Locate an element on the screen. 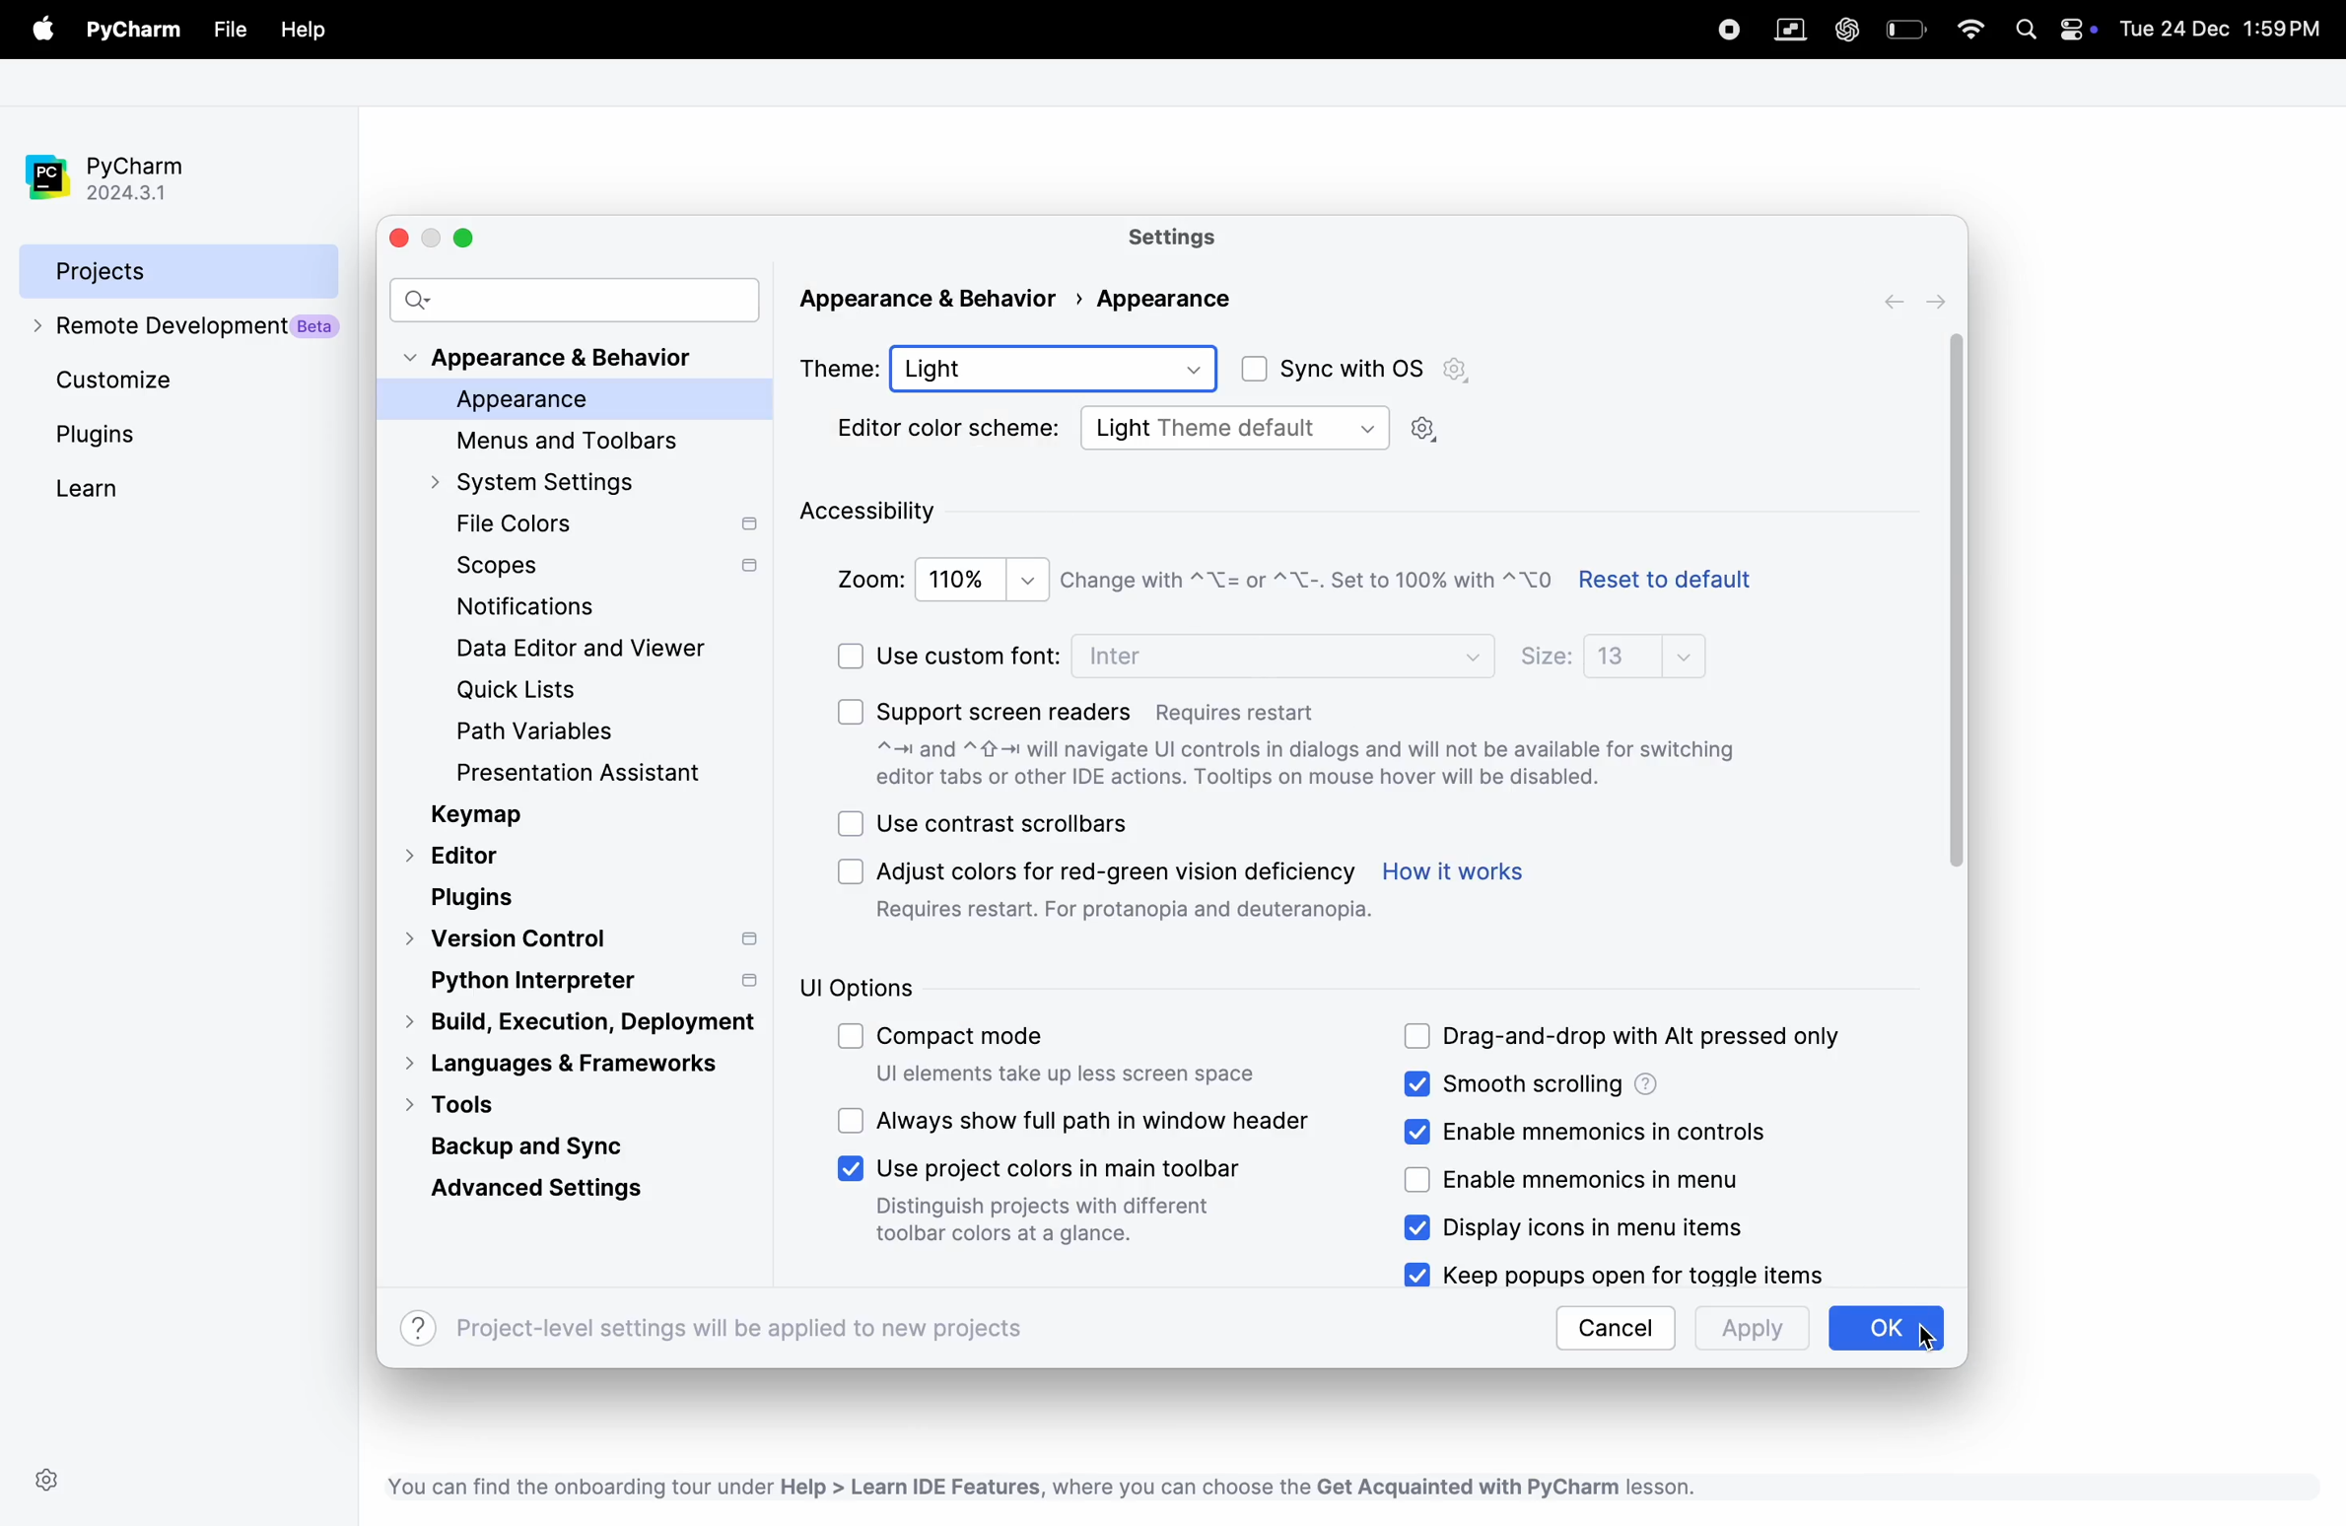  checkboxes is located at coordinates (847, 877).